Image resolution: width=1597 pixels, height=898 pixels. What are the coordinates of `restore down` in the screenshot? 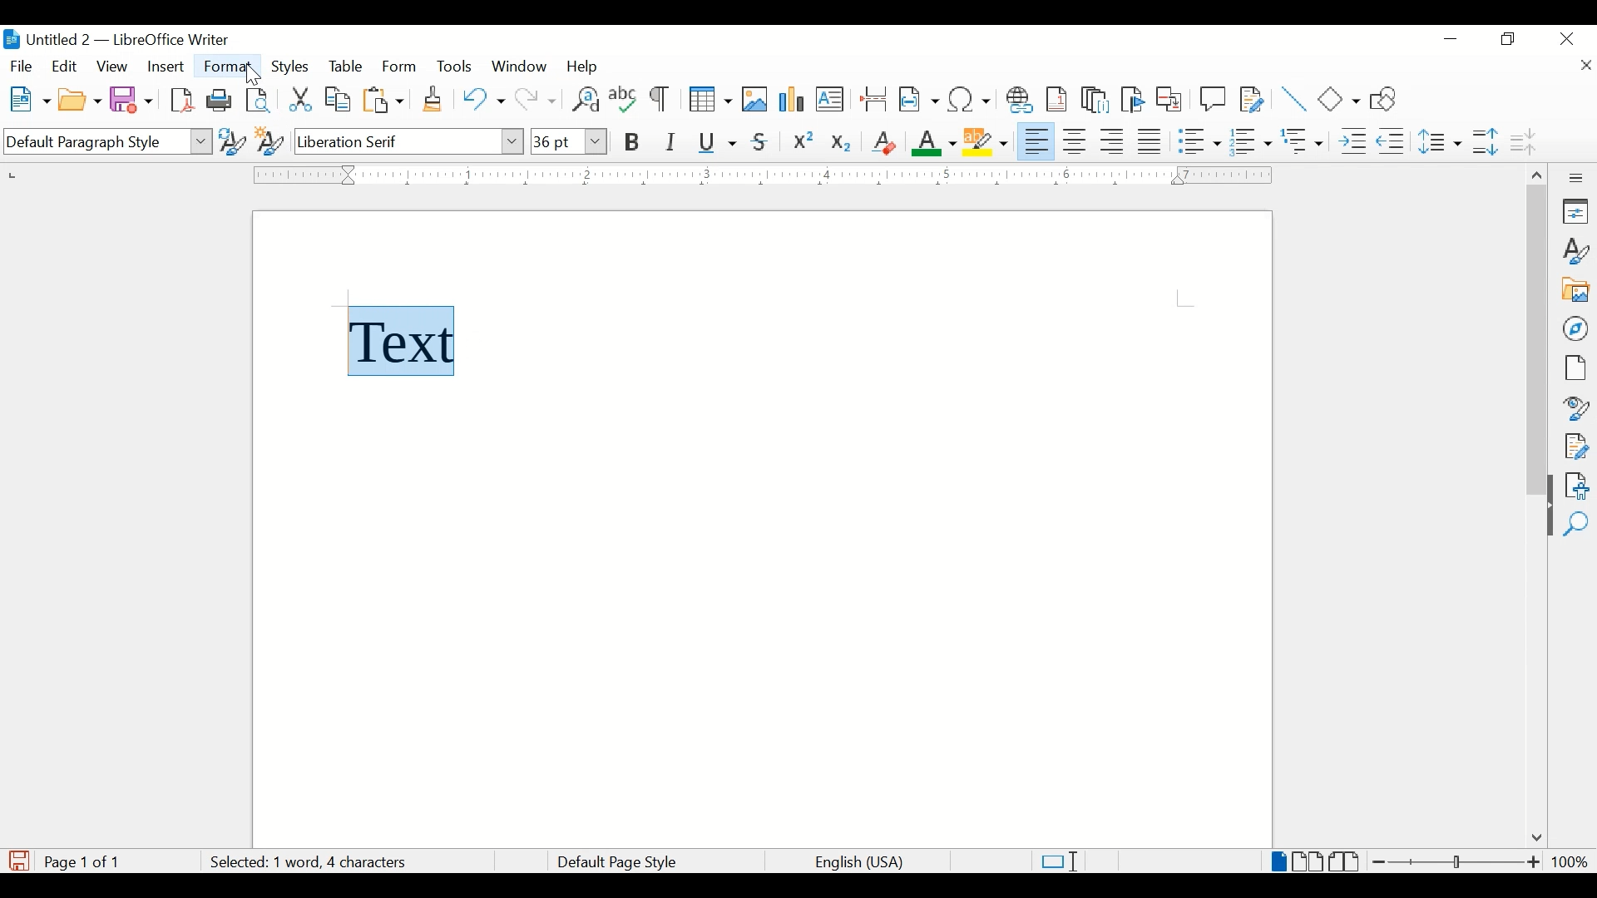 It's located at (1509, 39).